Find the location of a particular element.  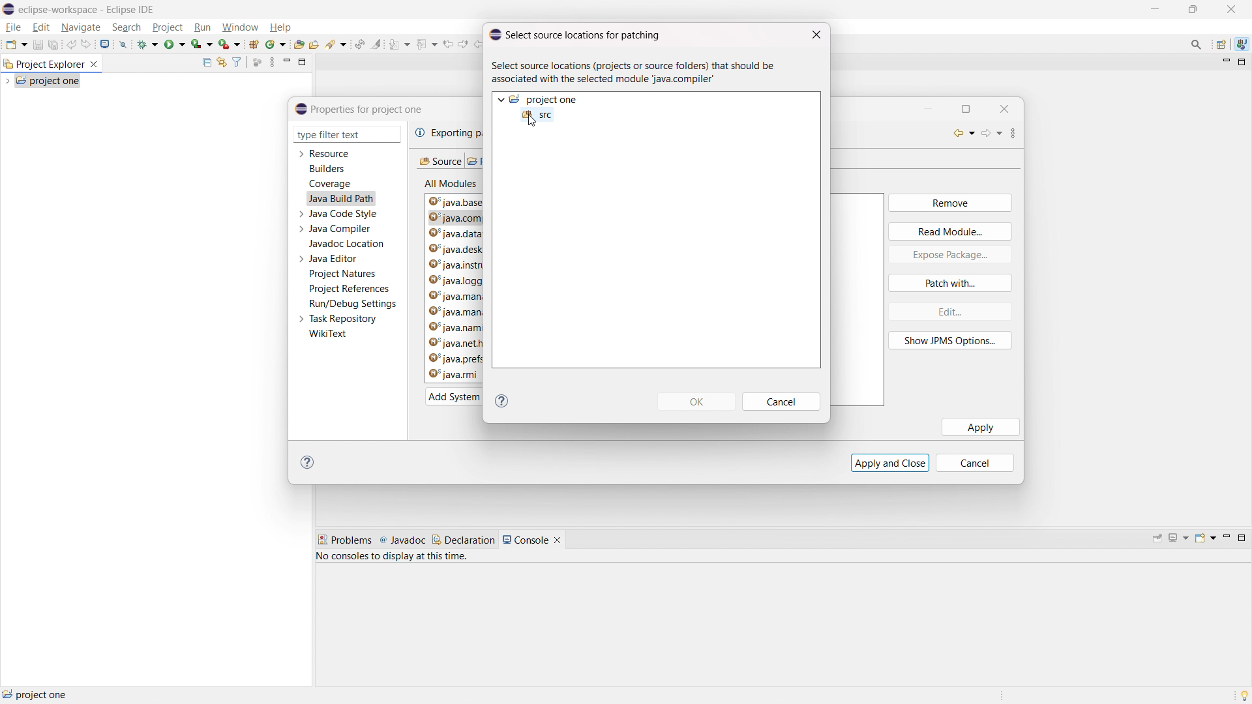

toggle ant editor auto reconcile is located at coordinates (359, 44).